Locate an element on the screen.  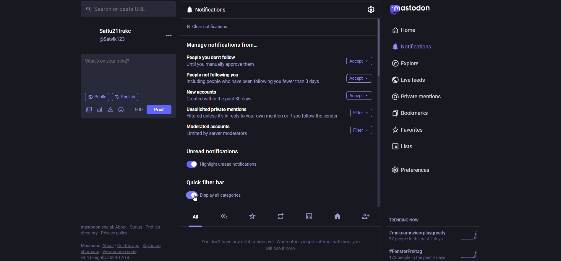
notification is located at coordinates (416, 46).